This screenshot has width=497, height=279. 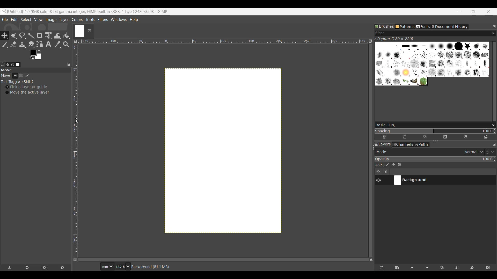 I want to click on Current zoom factor, so click(x=120, y=267).